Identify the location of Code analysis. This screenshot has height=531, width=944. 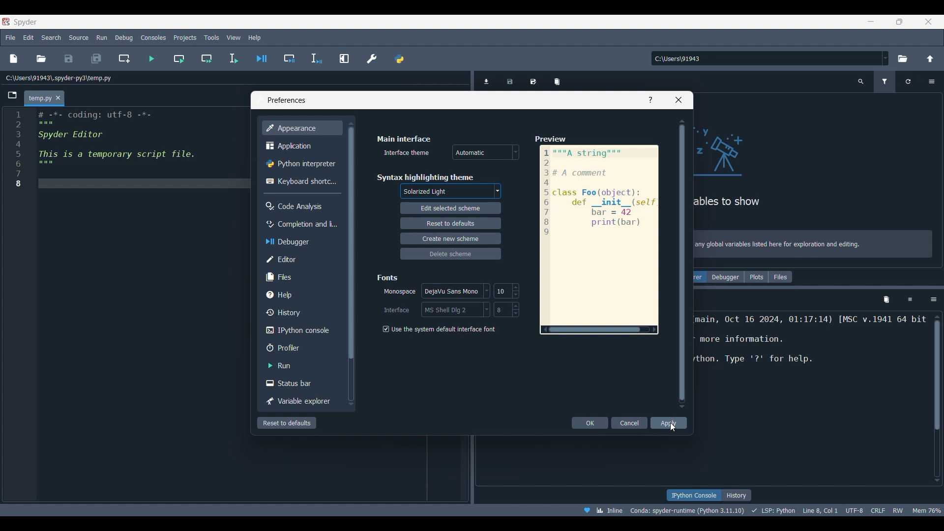
(300, 206).